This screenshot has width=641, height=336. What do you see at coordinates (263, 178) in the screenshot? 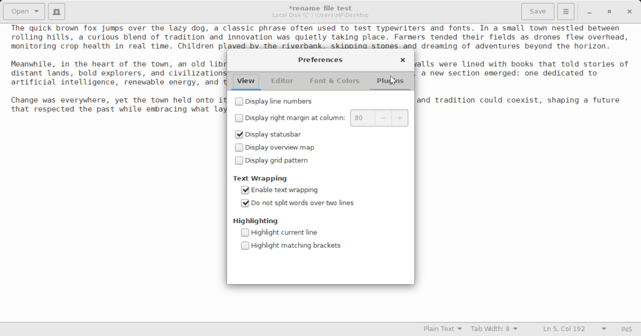
I see `Text Wrapping Heading ` at bounding box center [263, 178].